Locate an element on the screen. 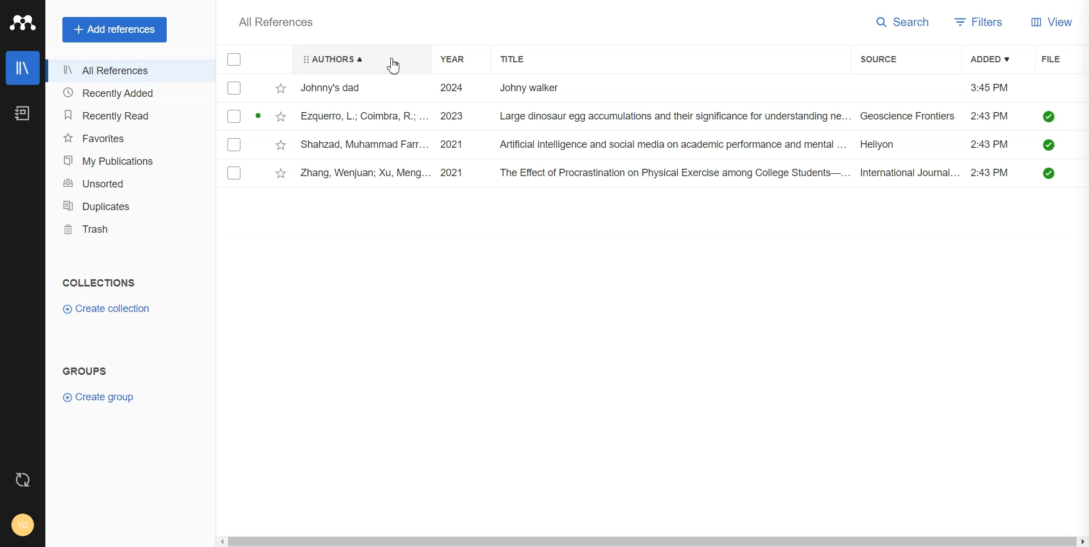 The image size is (1089, 547). 2023 is located at coordinates (450, 116).